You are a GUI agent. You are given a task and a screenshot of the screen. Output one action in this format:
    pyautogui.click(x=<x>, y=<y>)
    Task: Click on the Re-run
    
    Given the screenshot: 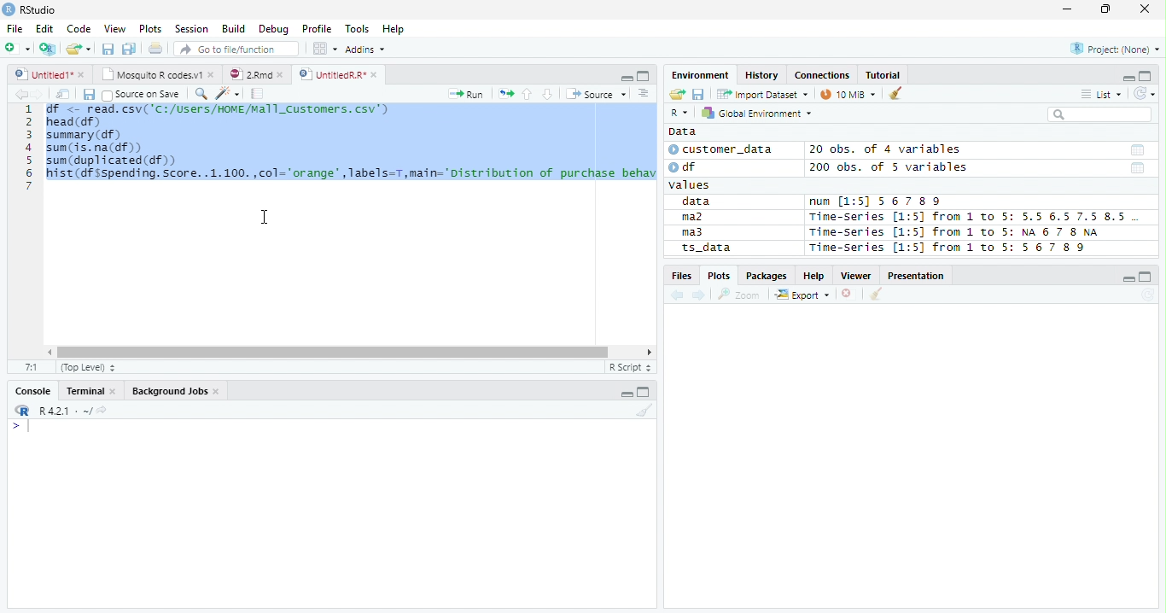 What is the action you would take?
    pyautogui.click(x=505, y=95)
    